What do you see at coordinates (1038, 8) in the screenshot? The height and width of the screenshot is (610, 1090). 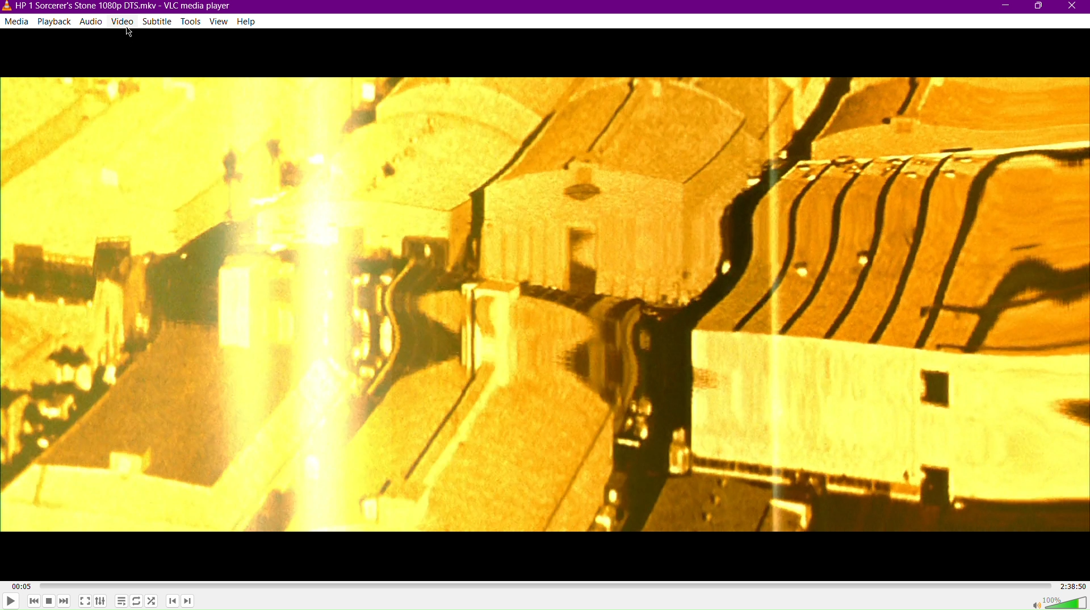 I see `Maximize` at bounding box center [1038, 8].